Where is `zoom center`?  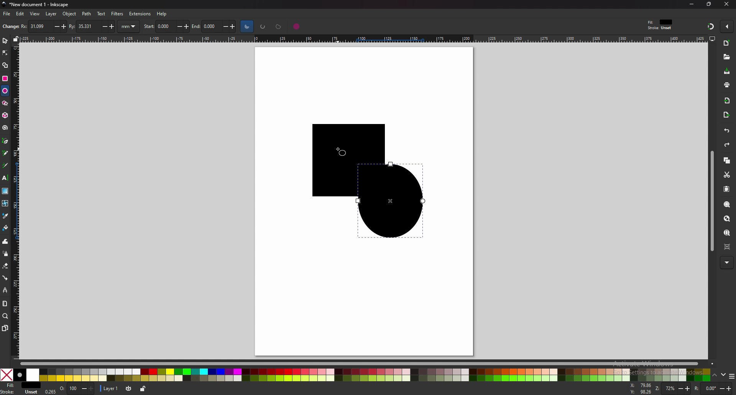
zoom center is located at coordinates (726, 246).